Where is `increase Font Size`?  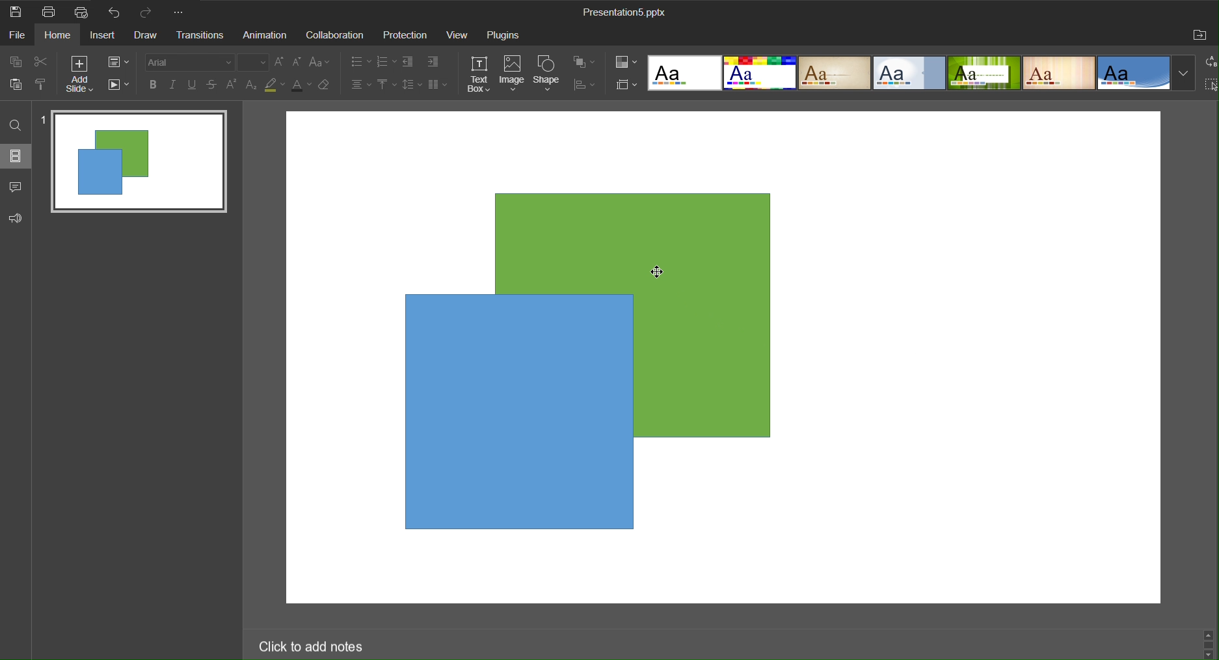
increase Font Size is located at coordinates (281, 63).